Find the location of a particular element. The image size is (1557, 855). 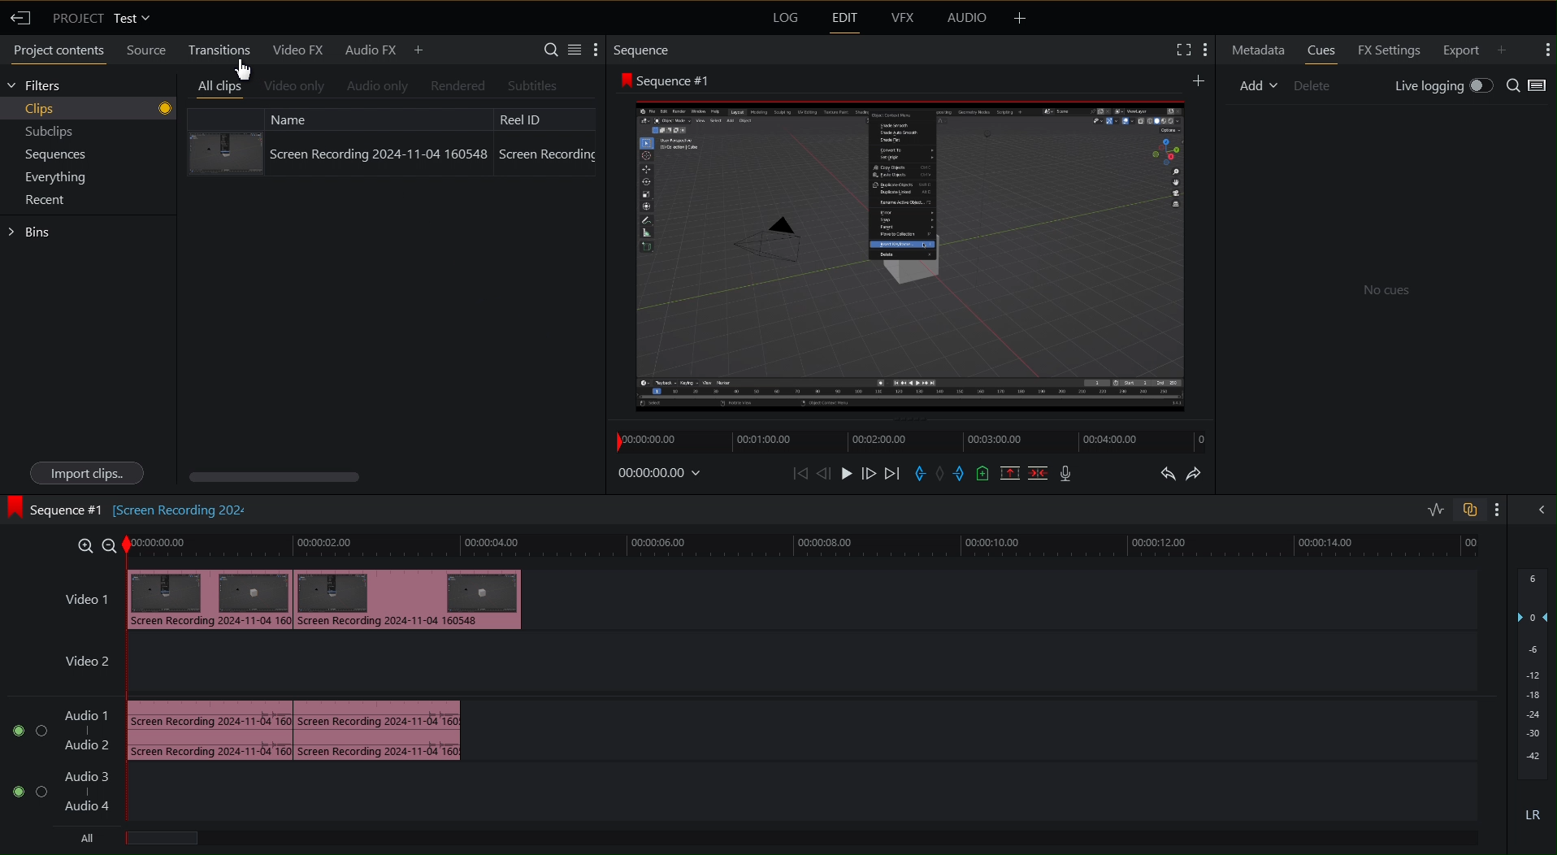

Screen Recording 2024-11-04 160548 Screen Recording is located at coordinates (436, 154).